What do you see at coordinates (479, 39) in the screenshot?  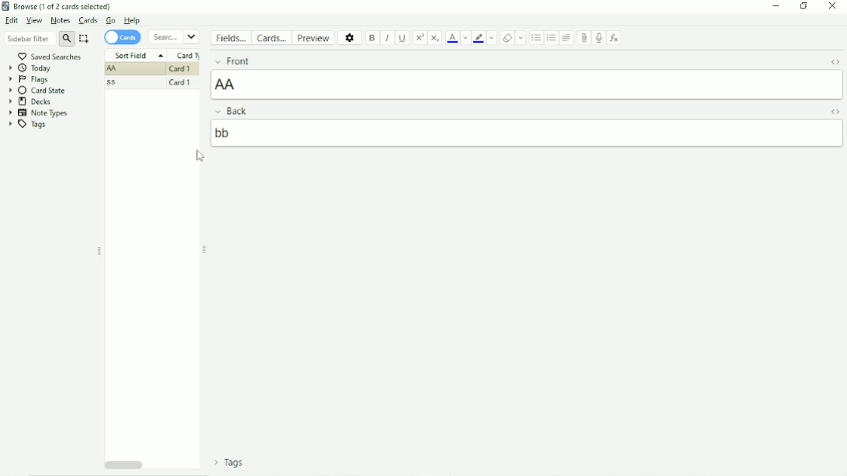 I see `Text highlight color` at bounding box center [479, 39].